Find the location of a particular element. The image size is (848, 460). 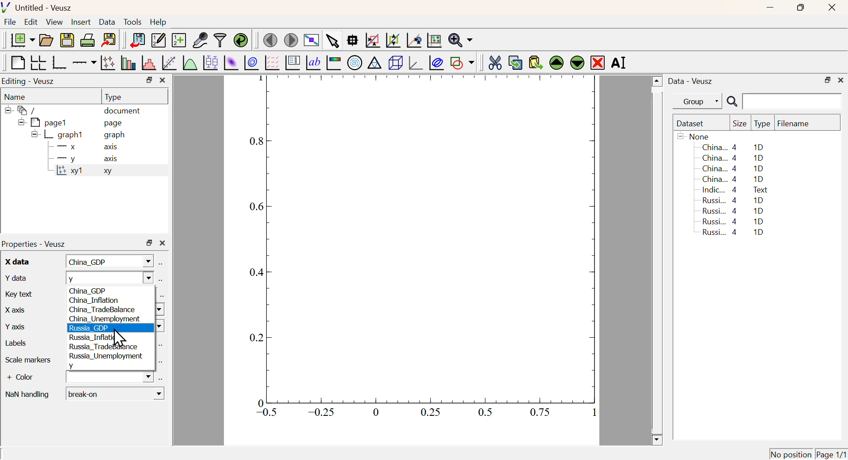

Select using dataset Browser is located at coordinates (162, 297).